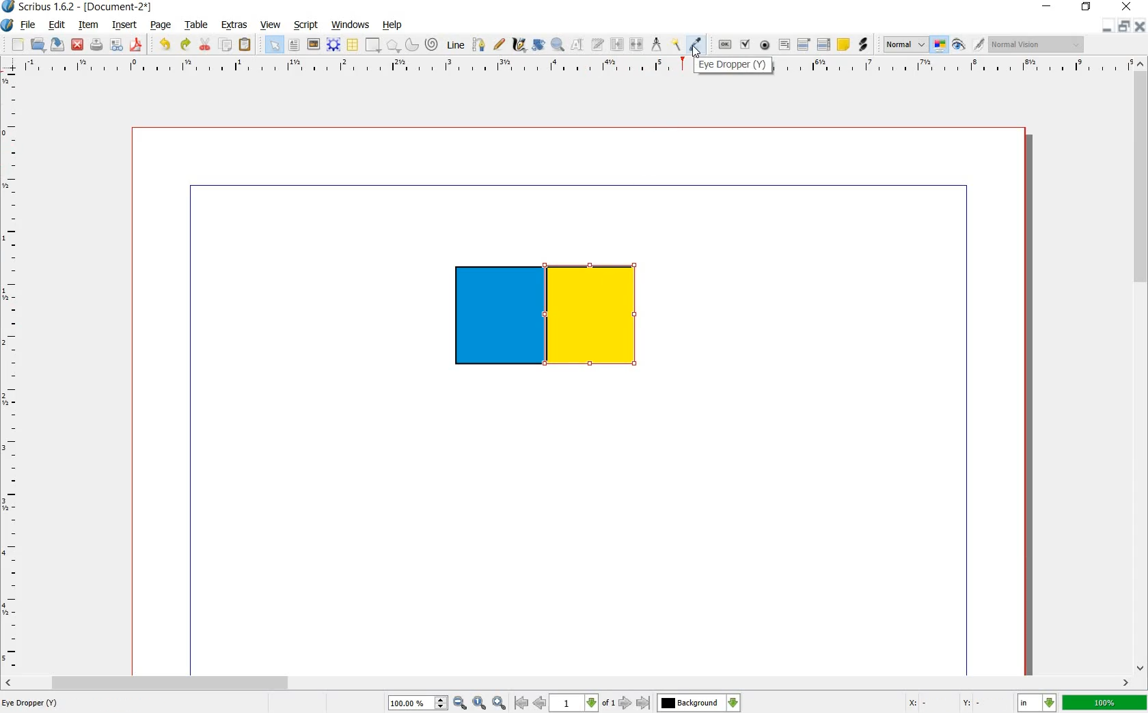  What do you see at coordinates (225, 46) in the screenshot?
I see `copy` at bounding box center [225, 46].